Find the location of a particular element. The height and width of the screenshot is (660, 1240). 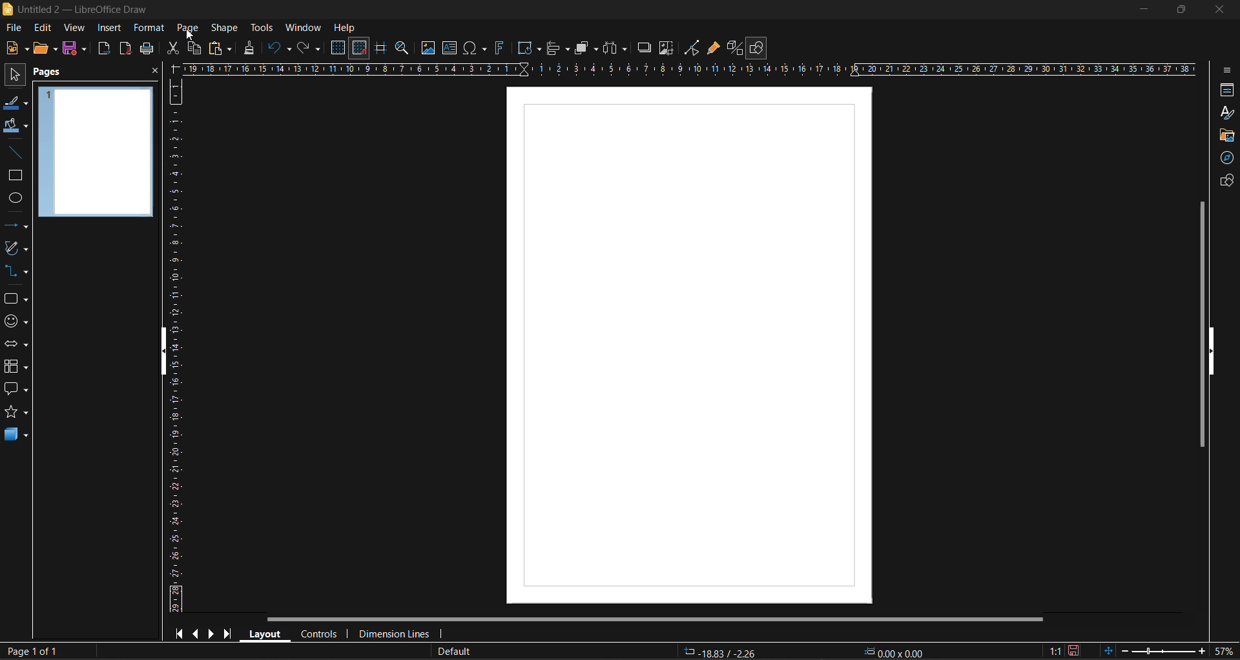

previous is located at coordinates (198, 633).